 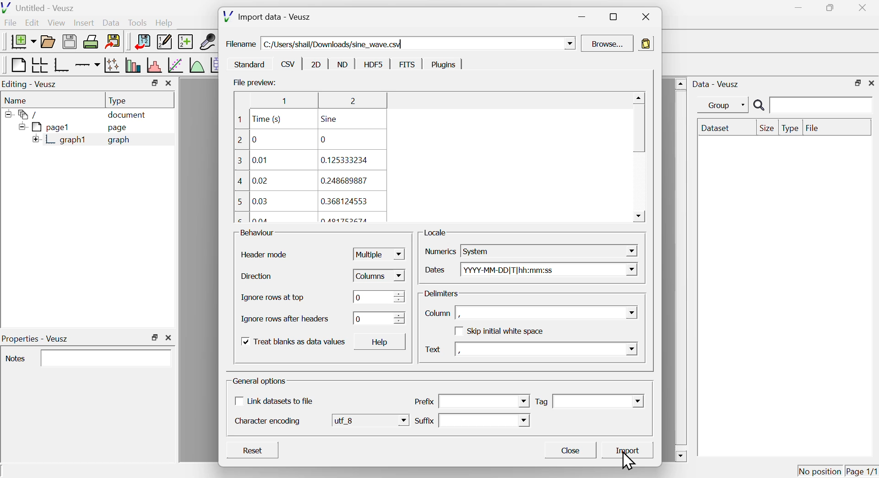 What do you see at coordinates (856, 82) in the screenshot?
I see `maximize` at bounding box center [856, 82].